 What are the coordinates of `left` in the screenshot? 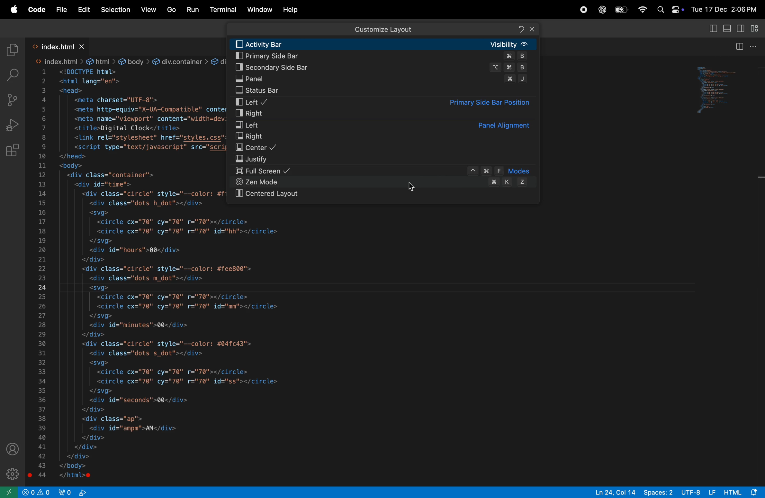 It's located at (380, 125).